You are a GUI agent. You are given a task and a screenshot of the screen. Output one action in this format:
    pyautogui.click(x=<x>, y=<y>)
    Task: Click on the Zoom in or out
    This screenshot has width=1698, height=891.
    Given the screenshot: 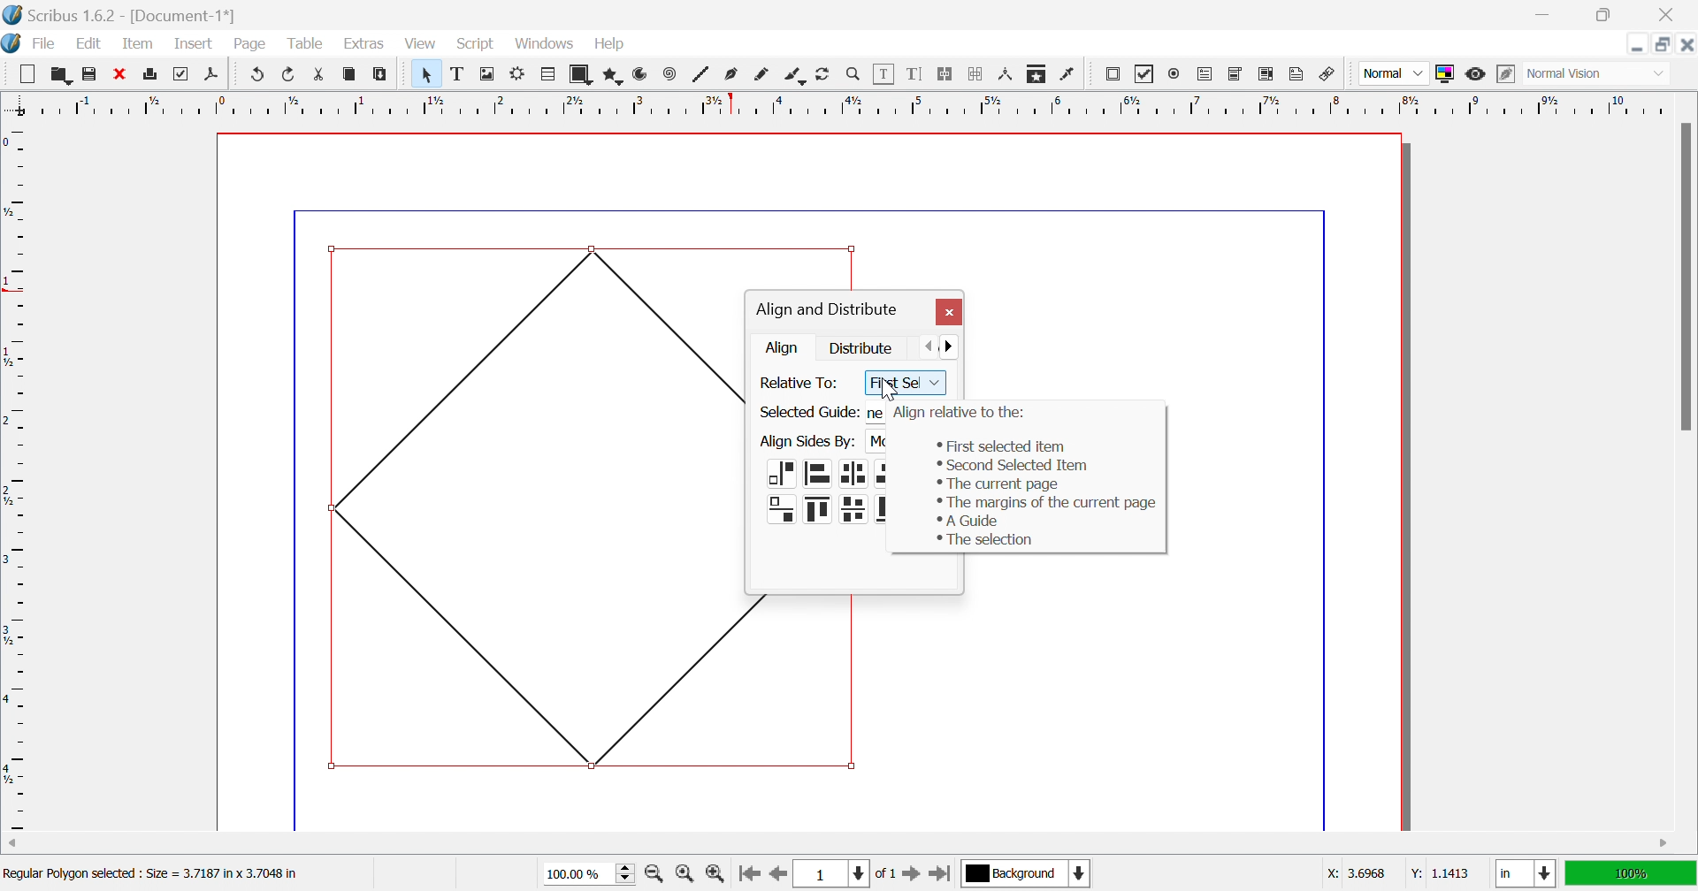 What is the action you would take?
    pyautogui.click(x=853, y=72)
    